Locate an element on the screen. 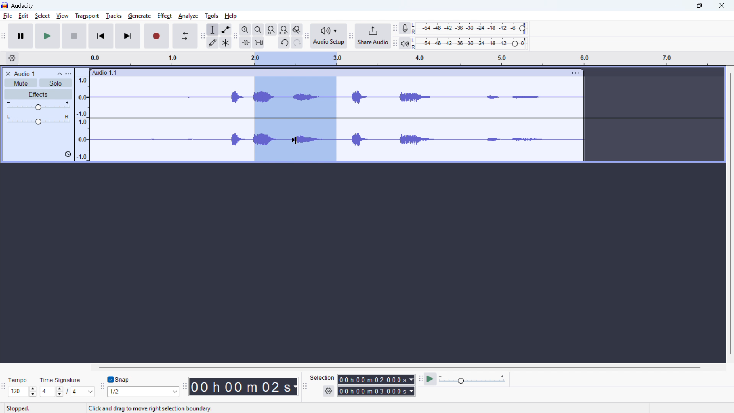 The height and width of the screenshot is (413, 734). recording metre toolbar is located at coordinates (396, 28).